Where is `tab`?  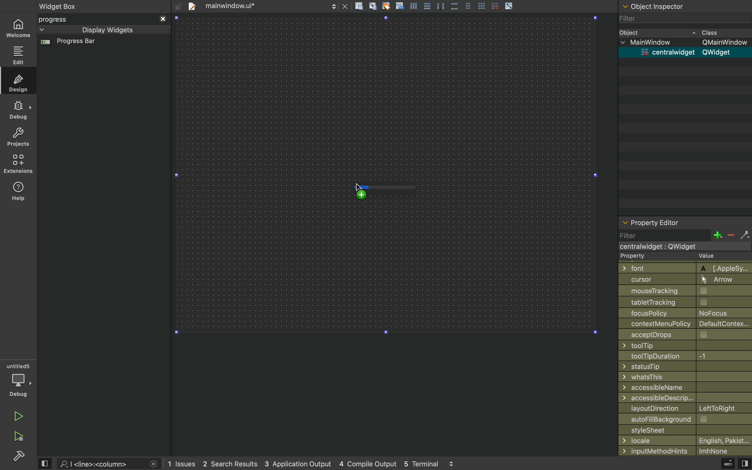
tab is located at coordinates (266, 5).